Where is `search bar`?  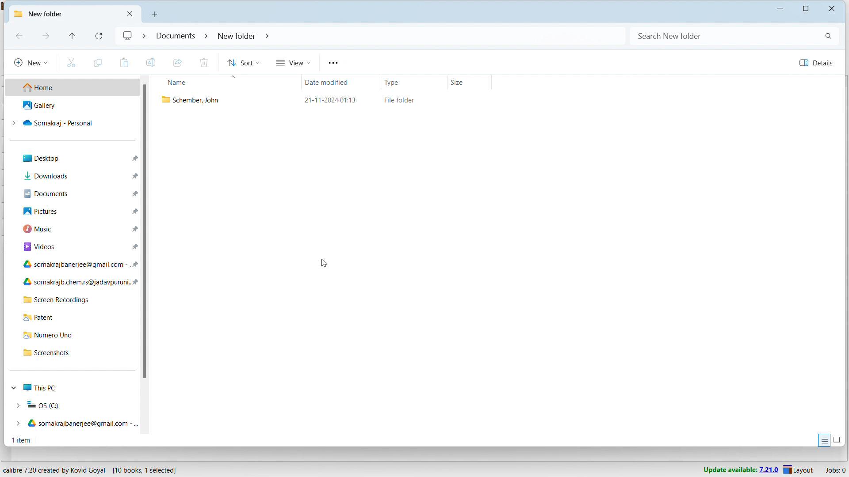
search bar is located at coordinates (731, 35).